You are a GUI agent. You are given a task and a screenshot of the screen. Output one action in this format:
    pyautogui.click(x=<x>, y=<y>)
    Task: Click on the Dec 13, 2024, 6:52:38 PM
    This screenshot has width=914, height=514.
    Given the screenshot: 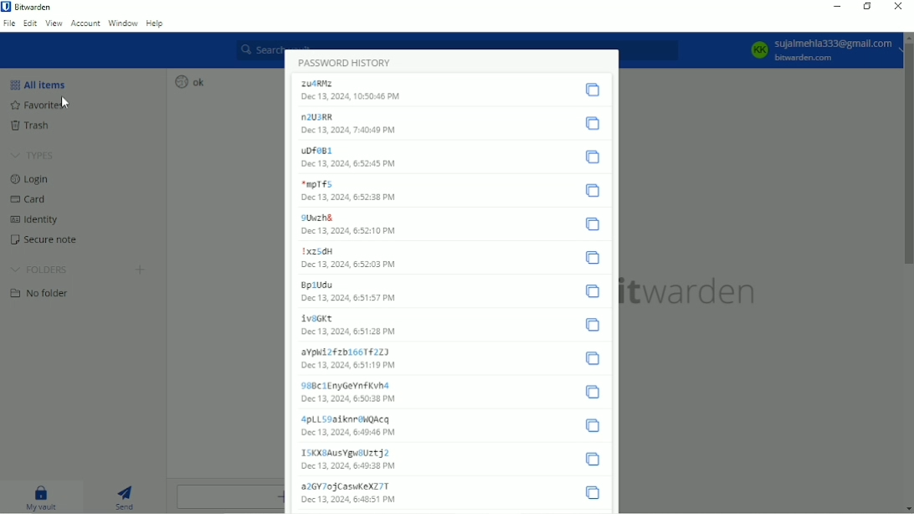 What is the action you would take?
    pyautogui.click(x=348, y=199)
    